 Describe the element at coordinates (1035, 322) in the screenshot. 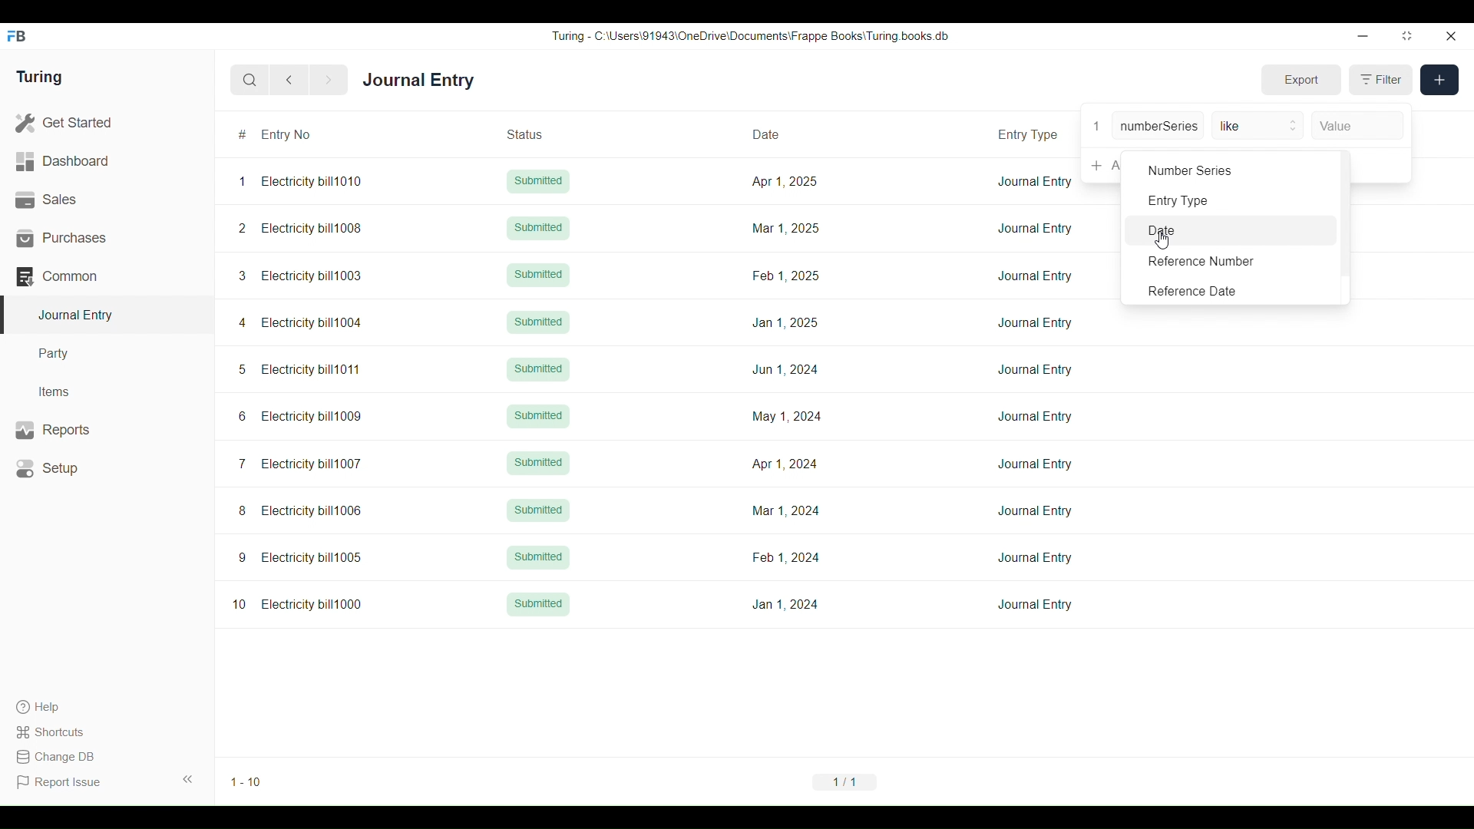

I see `Journal Entry` at that location.